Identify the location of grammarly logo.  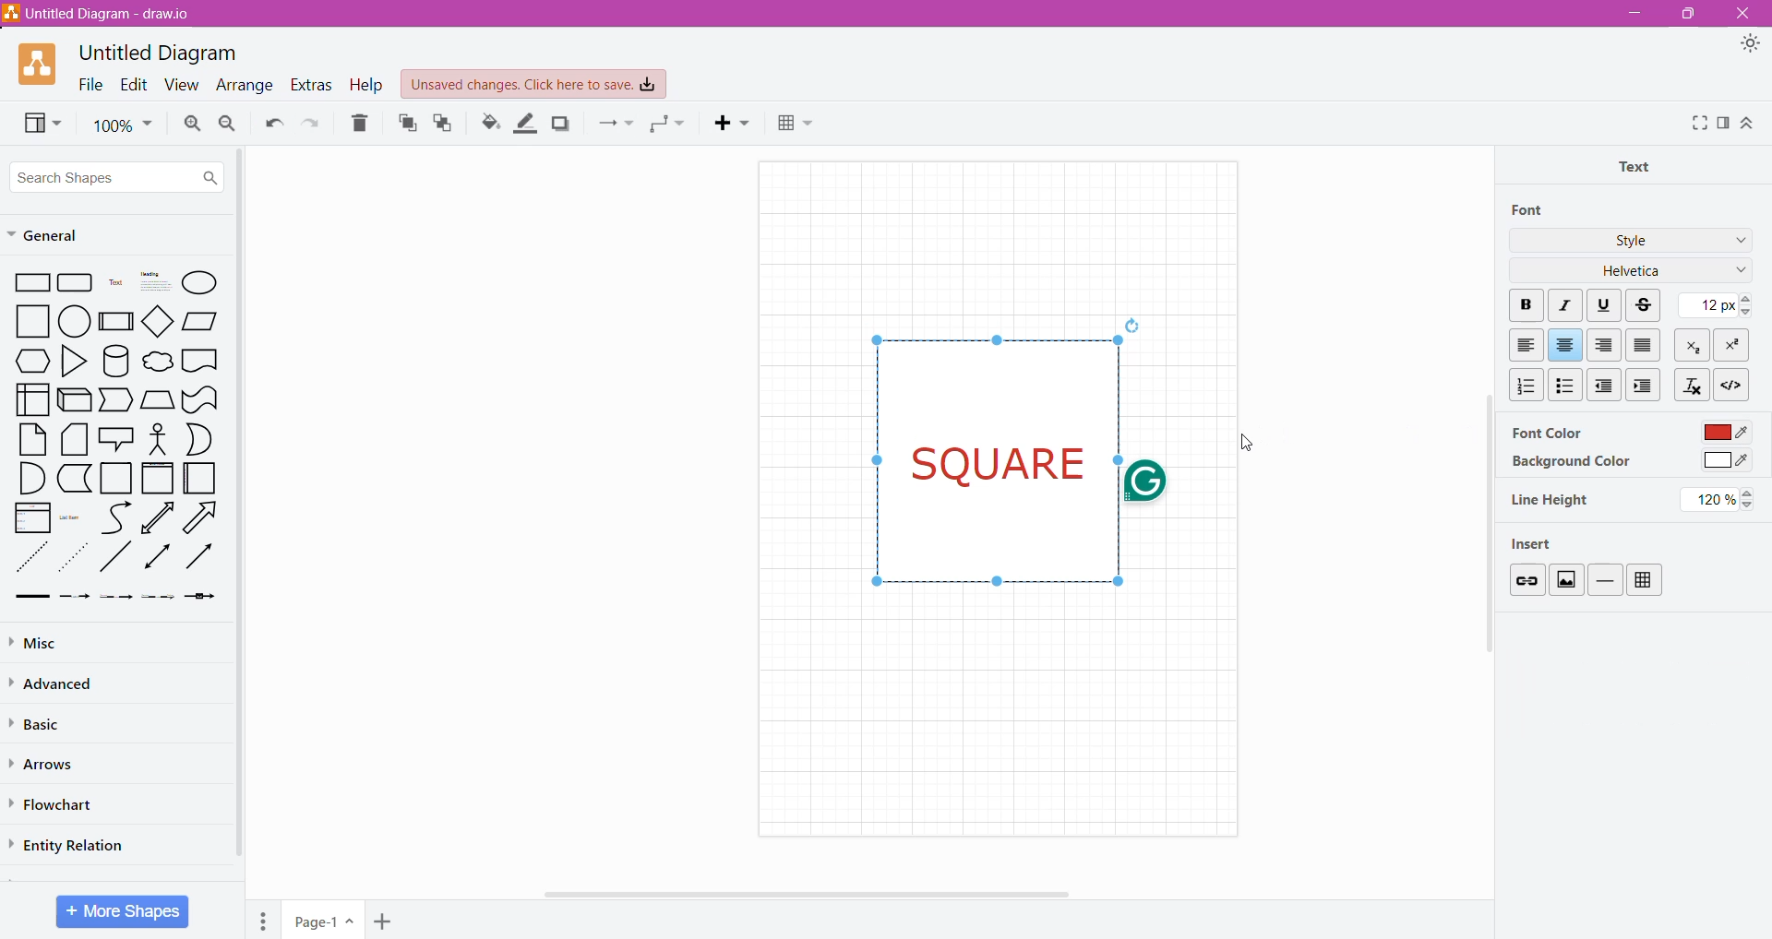
(1146, 483).